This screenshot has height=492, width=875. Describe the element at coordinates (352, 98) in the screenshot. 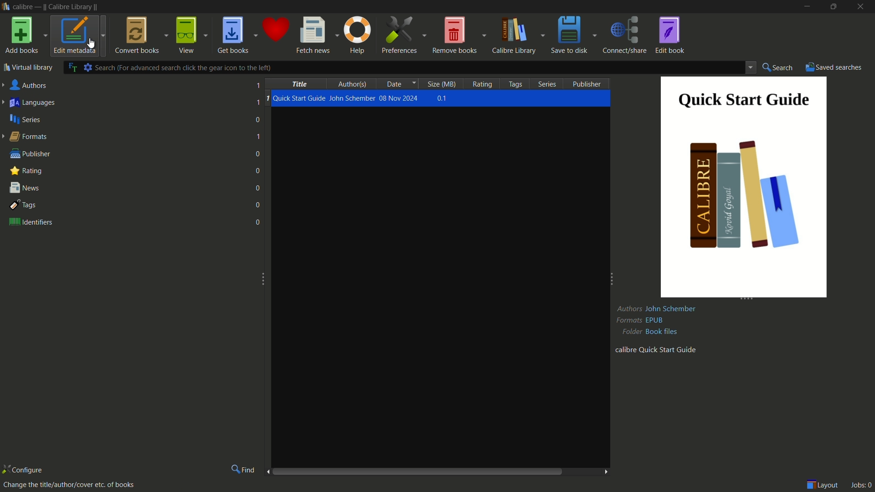

I see `John Schember` at that location.